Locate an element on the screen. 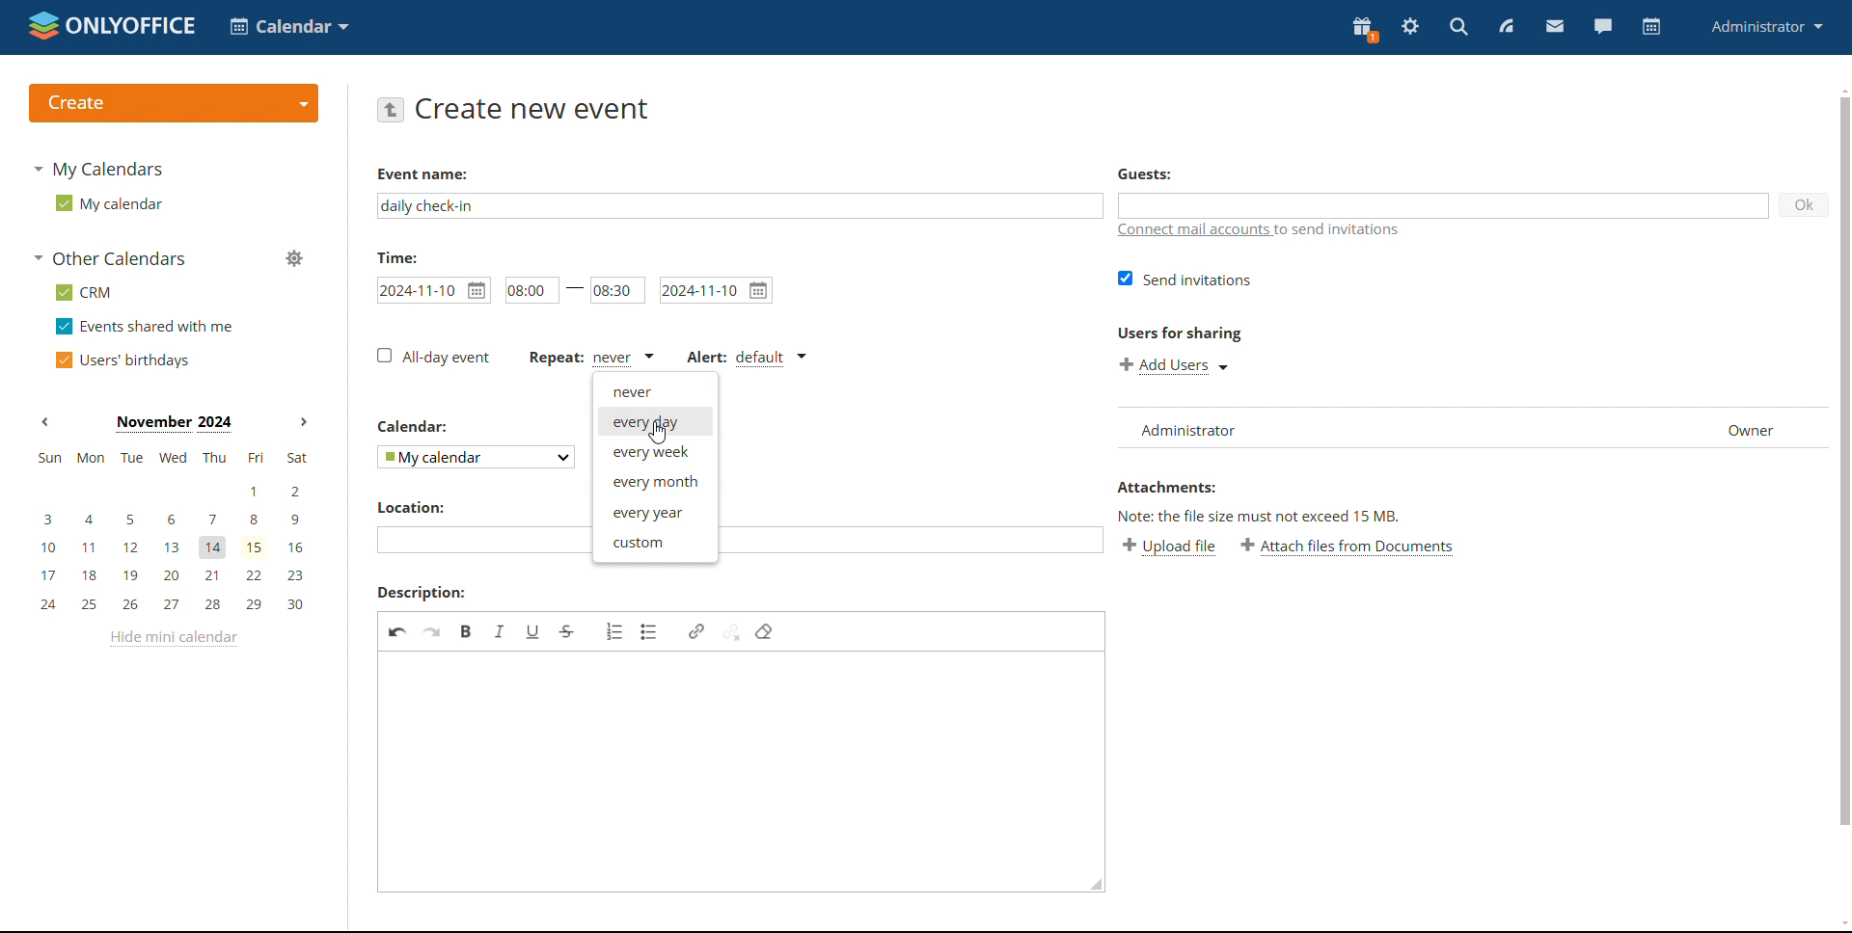 Image resolution: width=1852 pixels, height=933 pixels. everyday is located at coordinates (656, 422).